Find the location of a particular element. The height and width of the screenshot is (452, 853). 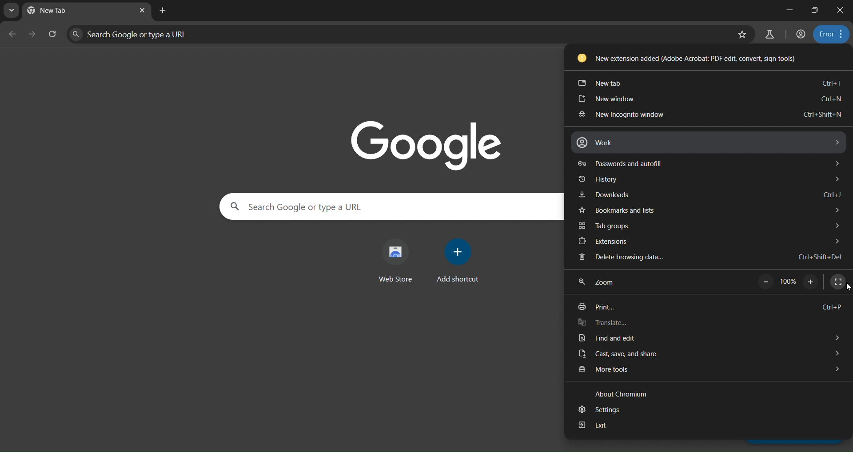

new tab is located at coordinates (710, 82).